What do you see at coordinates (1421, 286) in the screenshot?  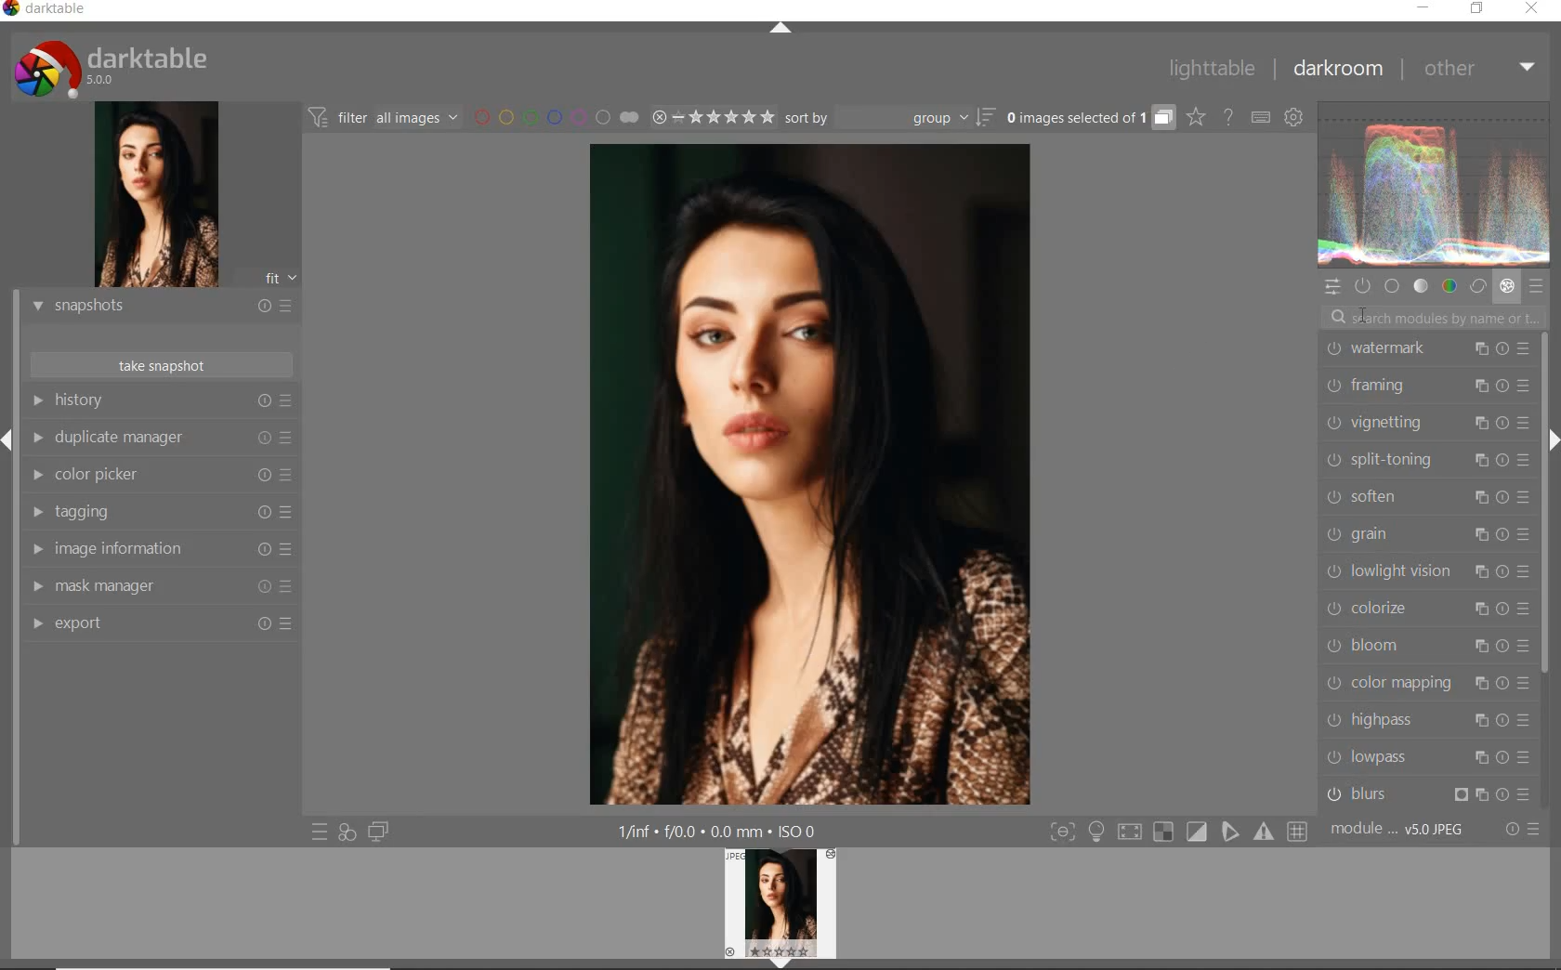 I see `tone` at bounding box center [1421, 286].